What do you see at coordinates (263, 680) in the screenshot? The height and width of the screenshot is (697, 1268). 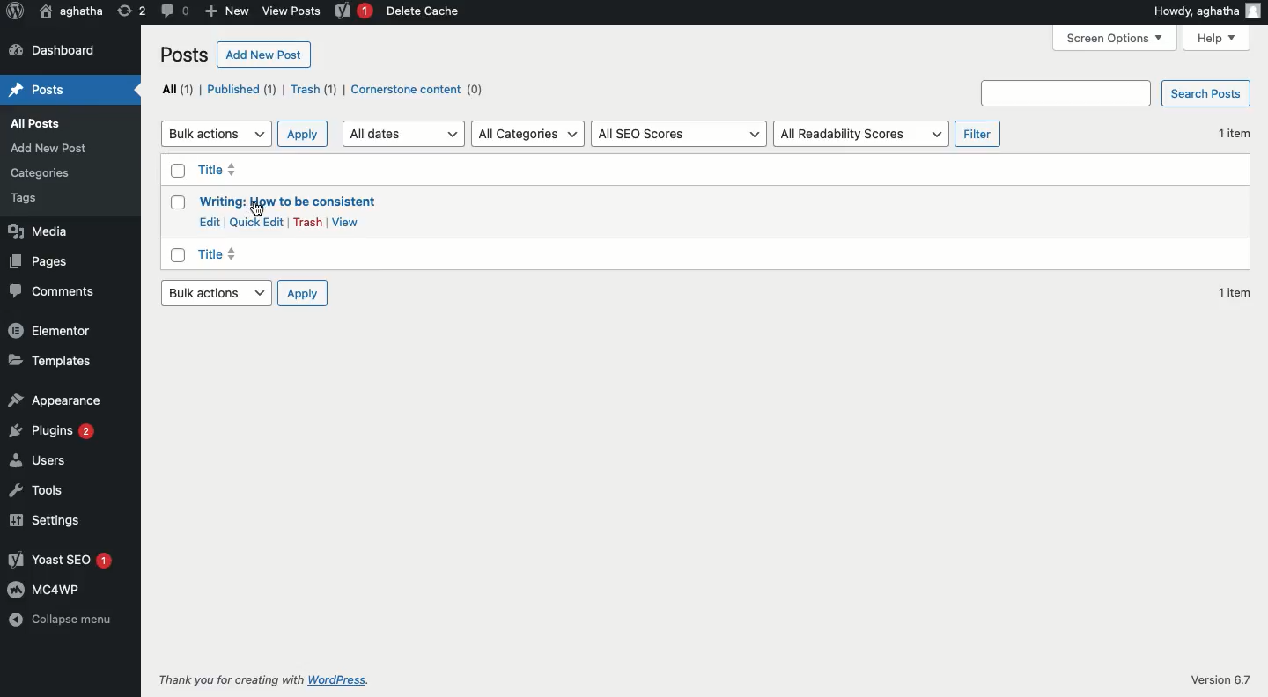 I see `Thank you for creating with WordPress` at bounding box center [263, 680].